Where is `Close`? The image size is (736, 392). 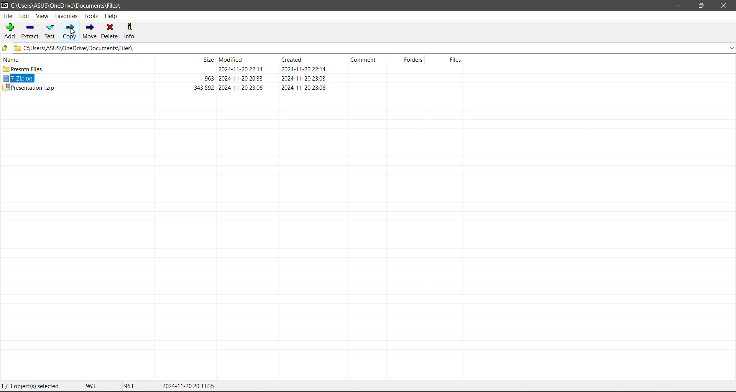
Close is located at coordinates (724, 6).